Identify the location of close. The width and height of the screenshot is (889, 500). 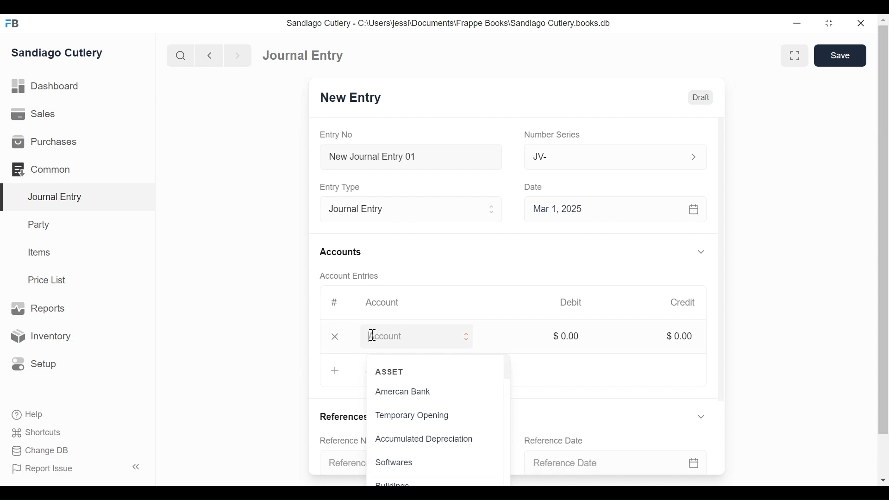
(859, 23).